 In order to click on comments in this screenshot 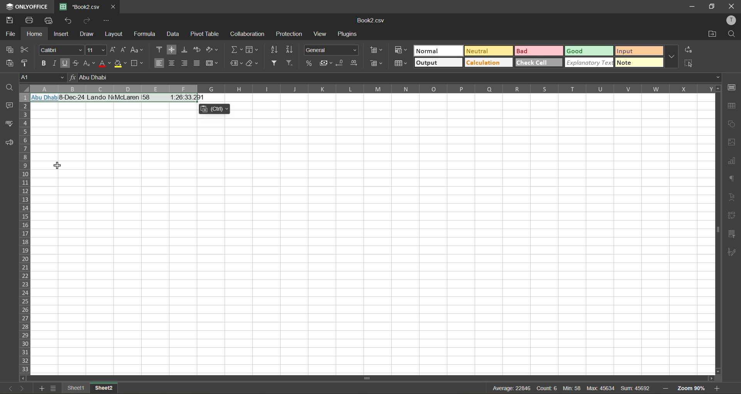, I will do `click(8, 104)`.